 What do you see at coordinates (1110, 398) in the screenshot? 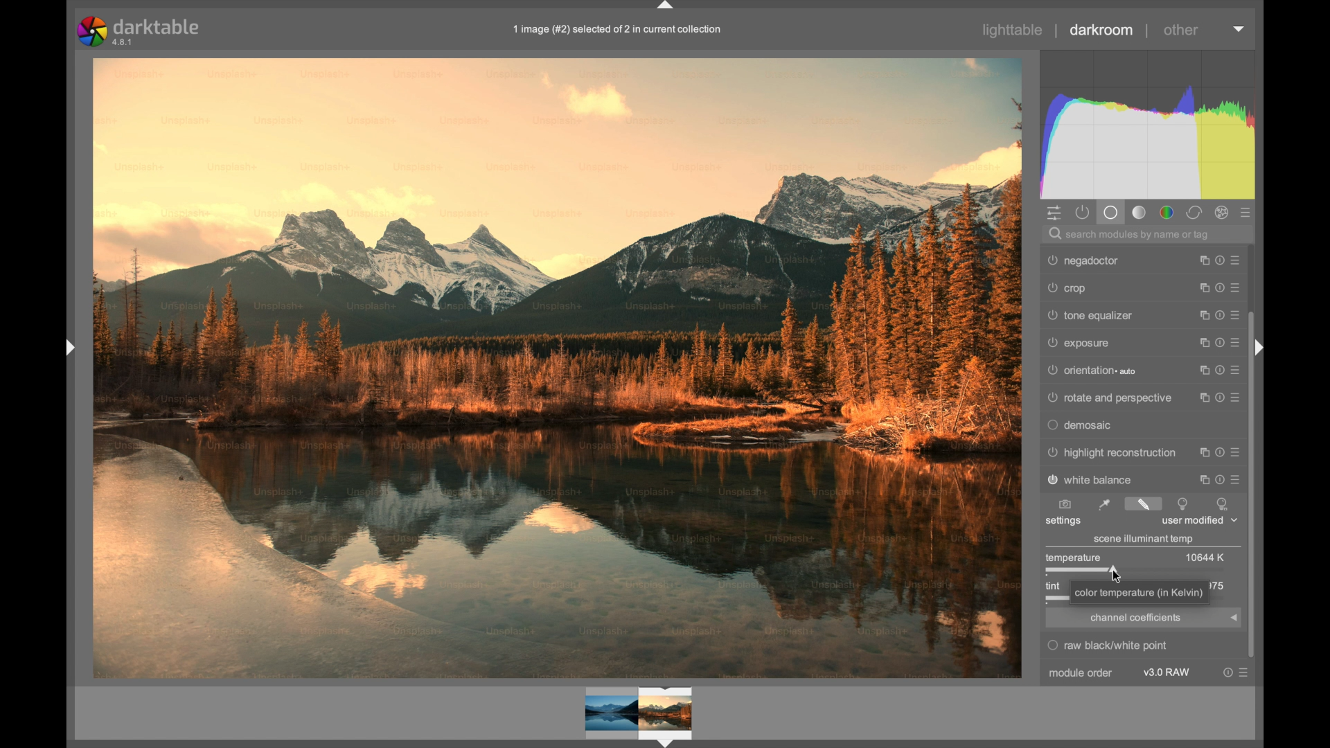
I see `rotate and perspective` at bounding box center [1110, 398].